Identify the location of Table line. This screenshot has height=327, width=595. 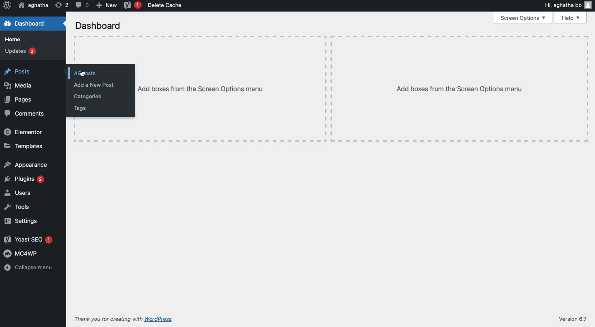
(332, 140).